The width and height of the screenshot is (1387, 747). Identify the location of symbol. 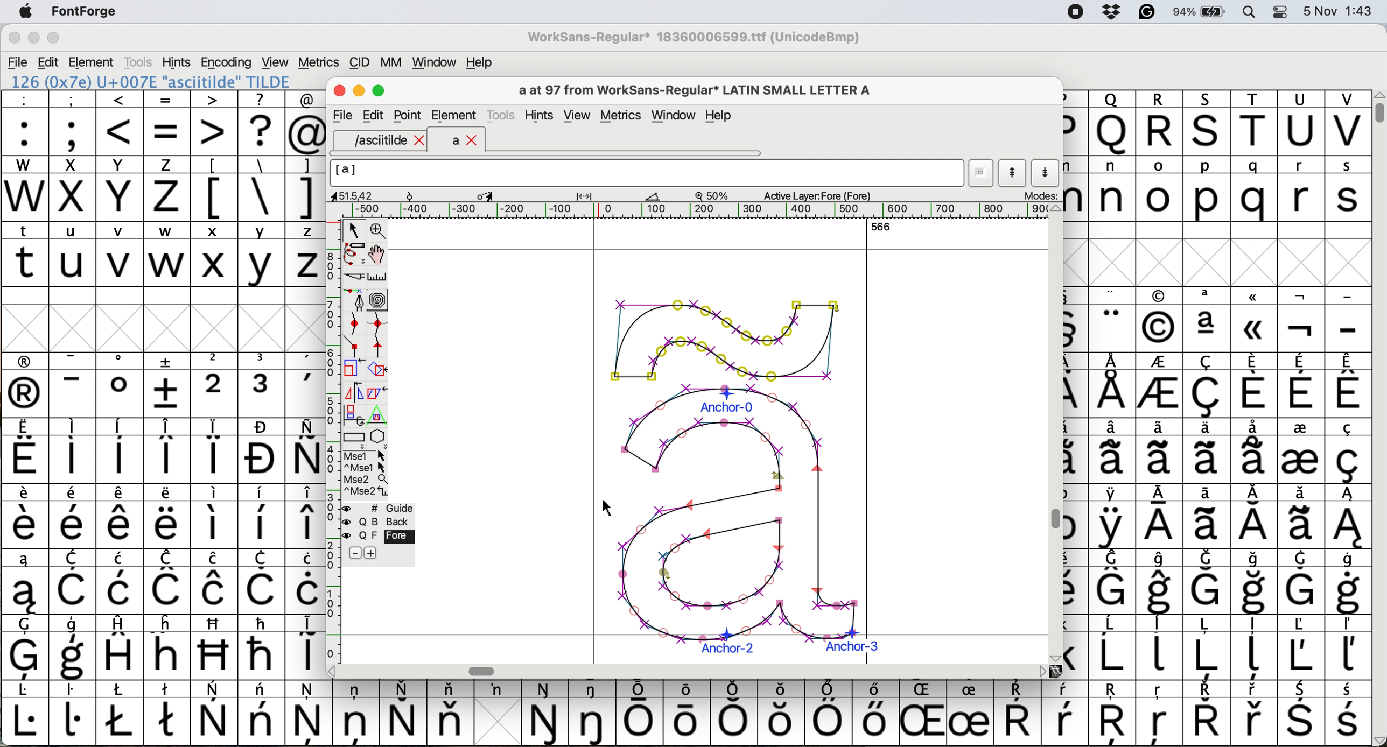
(1301, 386).